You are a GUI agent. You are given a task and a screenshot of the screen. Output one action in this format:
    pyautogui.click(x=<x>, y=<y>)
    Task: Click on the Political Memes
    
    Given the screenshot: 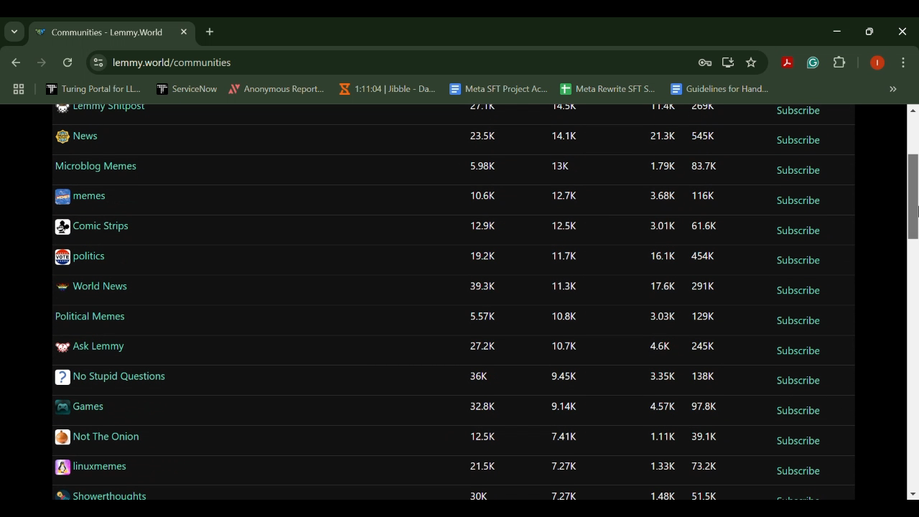 What is the action you would take?
    pyautogui.click(x=90, y=316)
    